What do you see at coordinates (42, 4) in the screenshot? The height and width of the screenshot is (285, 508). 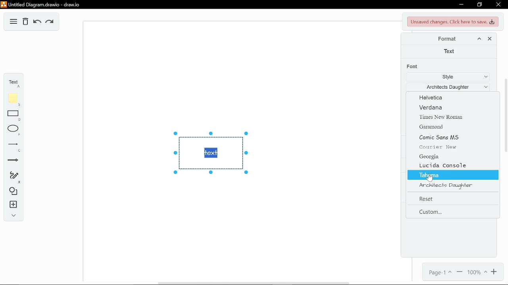 I see `current window` at bounding box center [42, 4].